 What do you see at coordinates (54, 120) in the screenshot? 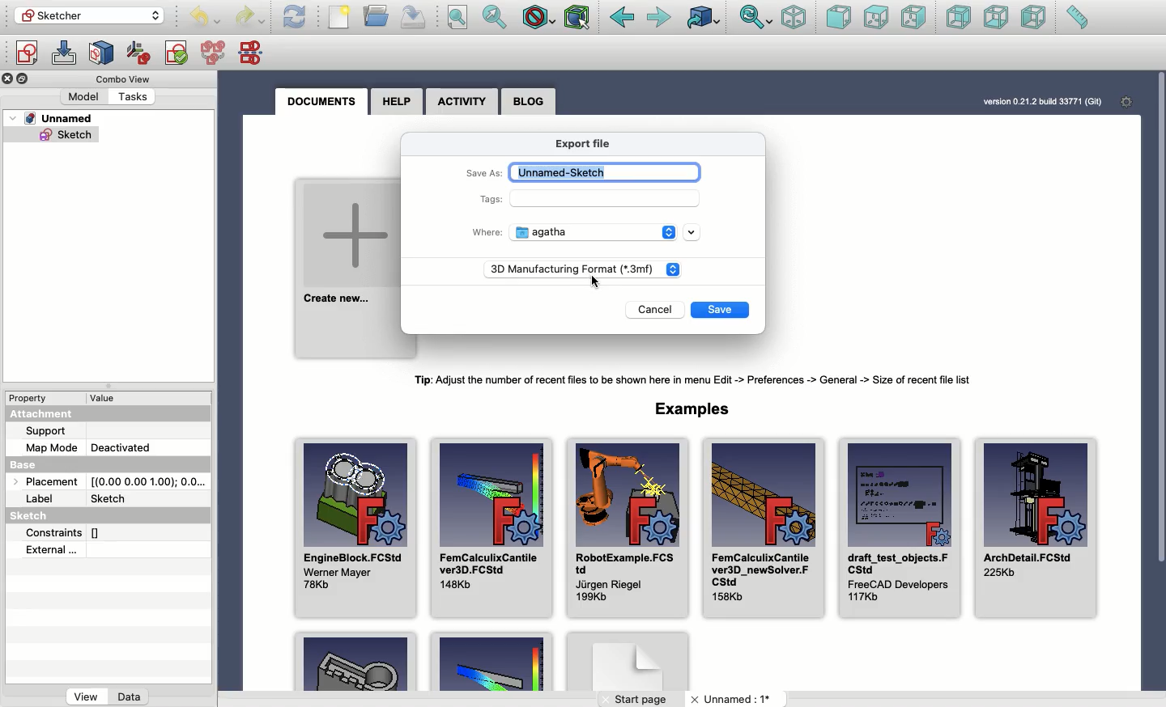
I see `Unnamed` at bounding box center [54, 120].